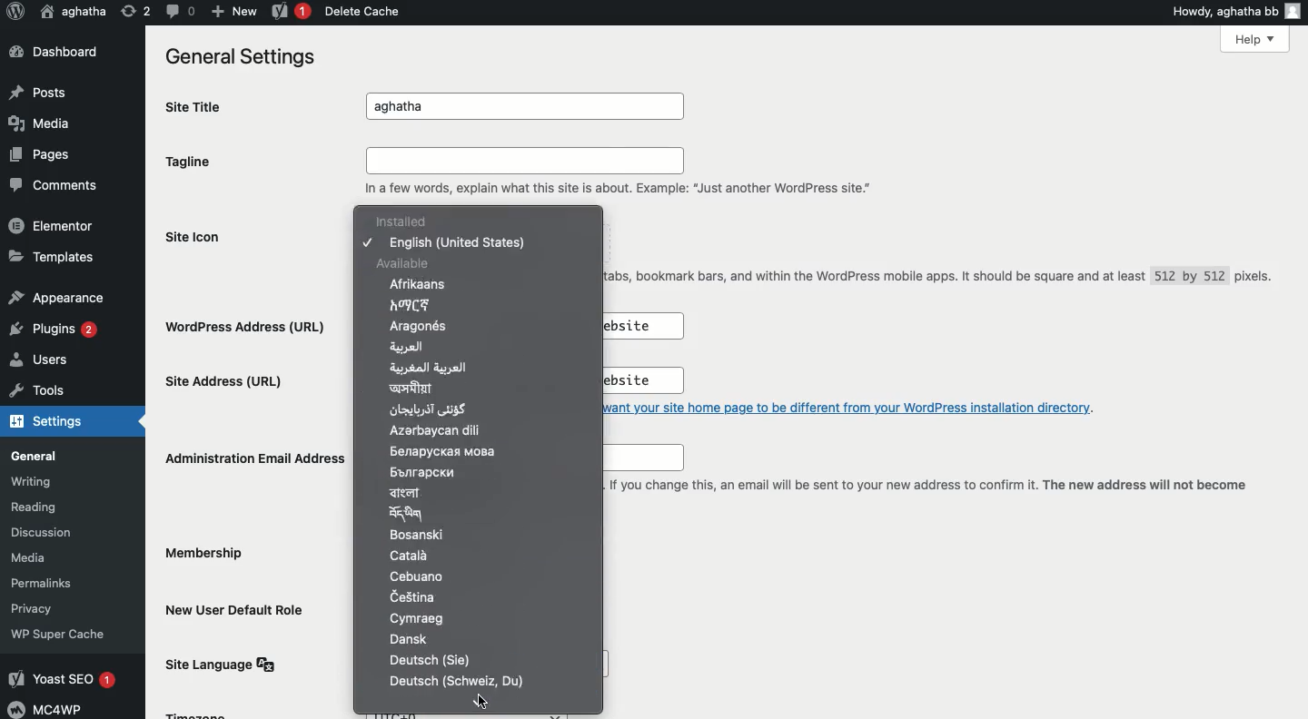  I want to click on In a few words, explain what this site is about. Example: “Just another WordPress site.", so click(624, 173).